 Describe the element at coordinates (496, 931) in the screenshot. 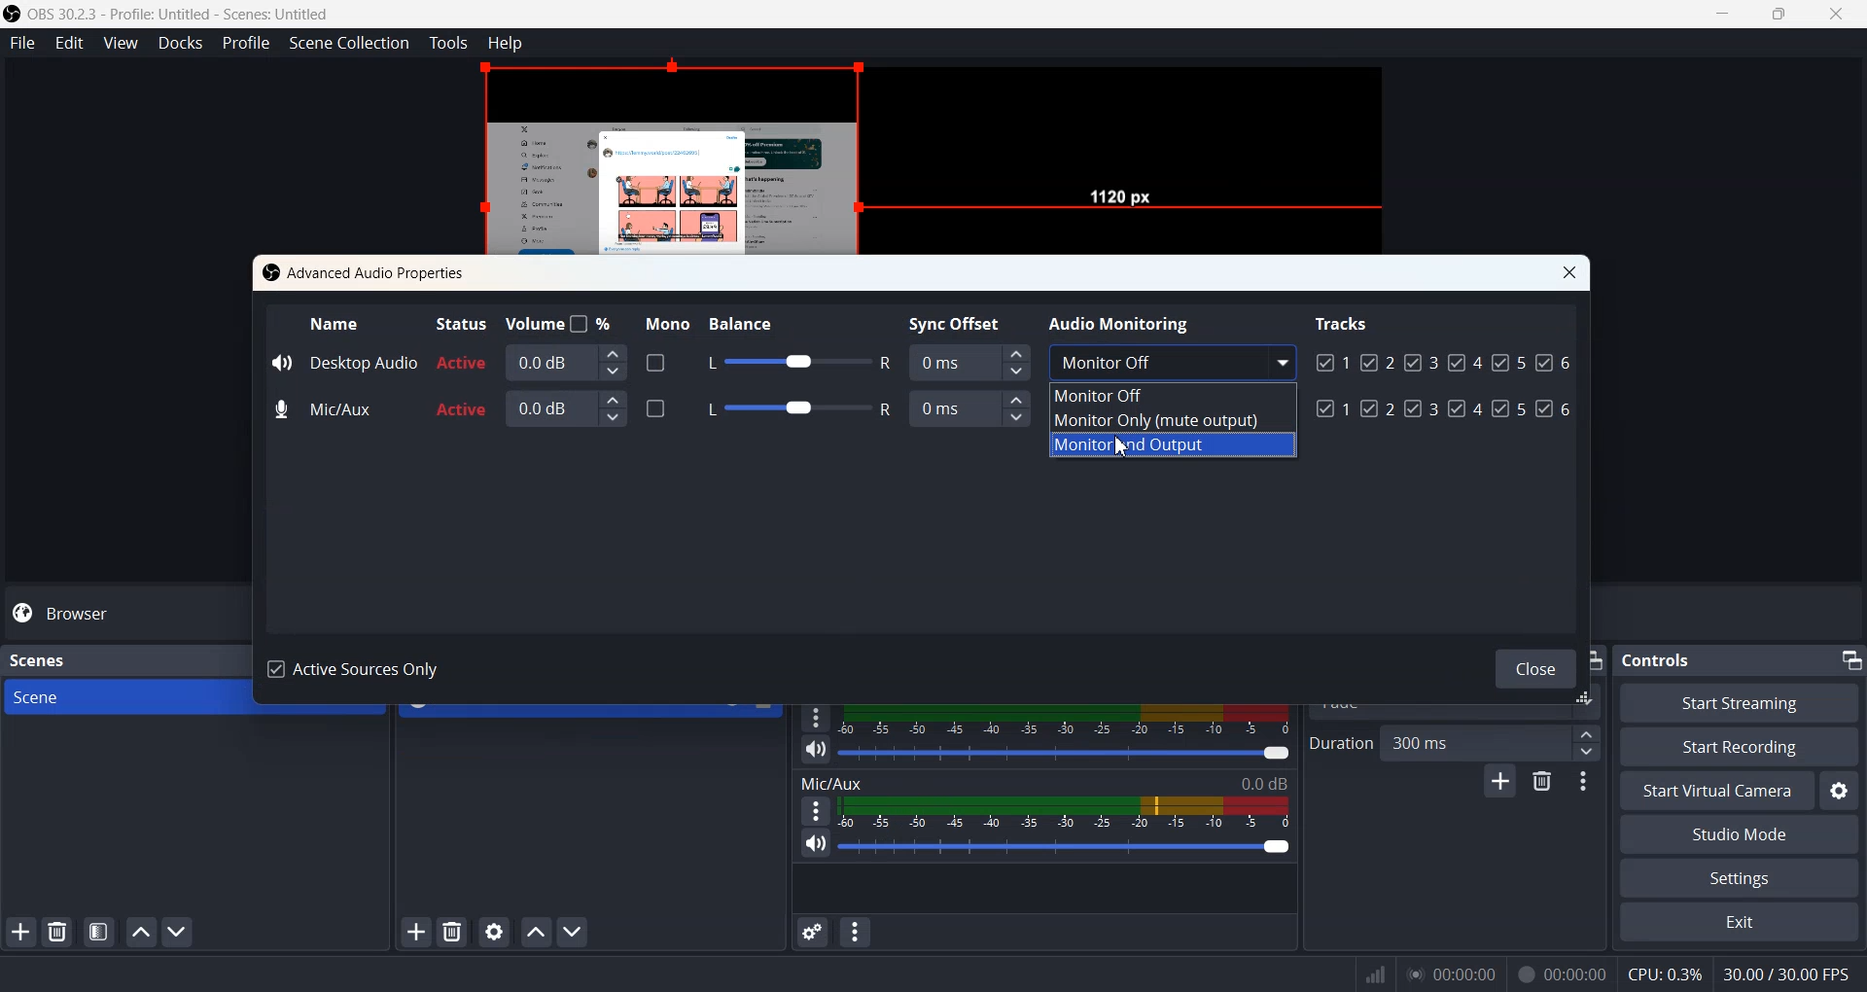

I see `Open source properties` at that location.